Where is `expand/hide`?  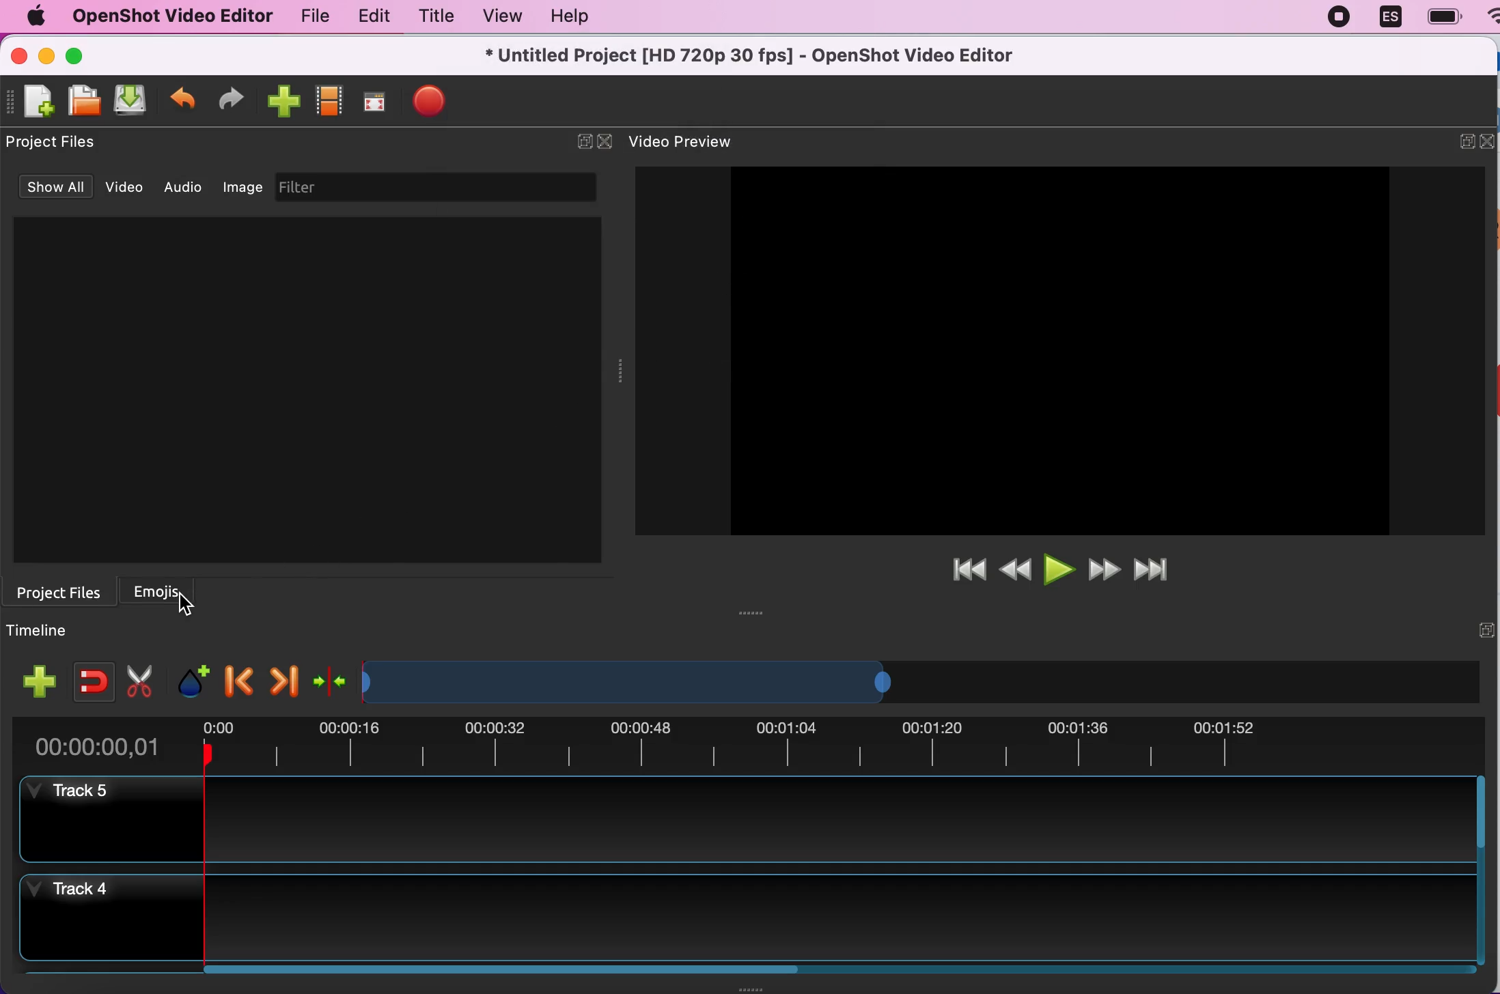 expand/hide is located at coordinates (576, 140).